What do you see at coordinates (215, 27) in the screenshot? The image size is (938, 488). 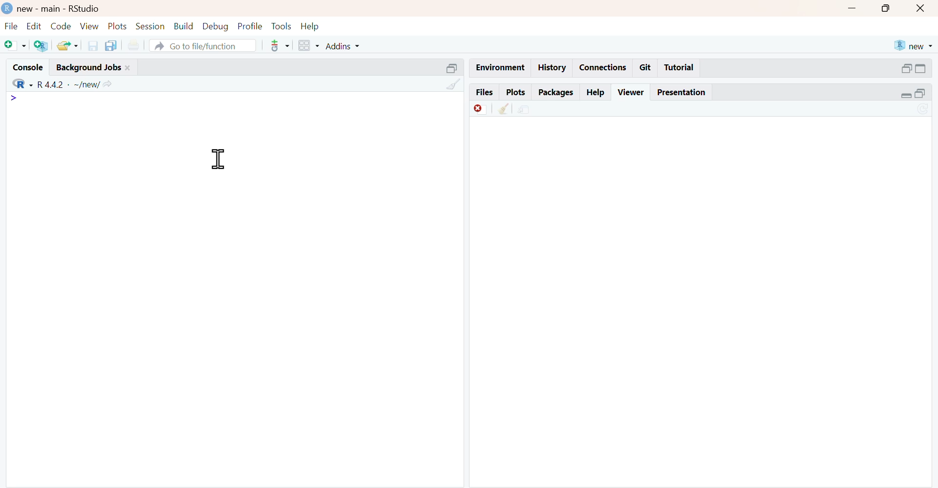 I see `debug` at bounding box center [215, 27].